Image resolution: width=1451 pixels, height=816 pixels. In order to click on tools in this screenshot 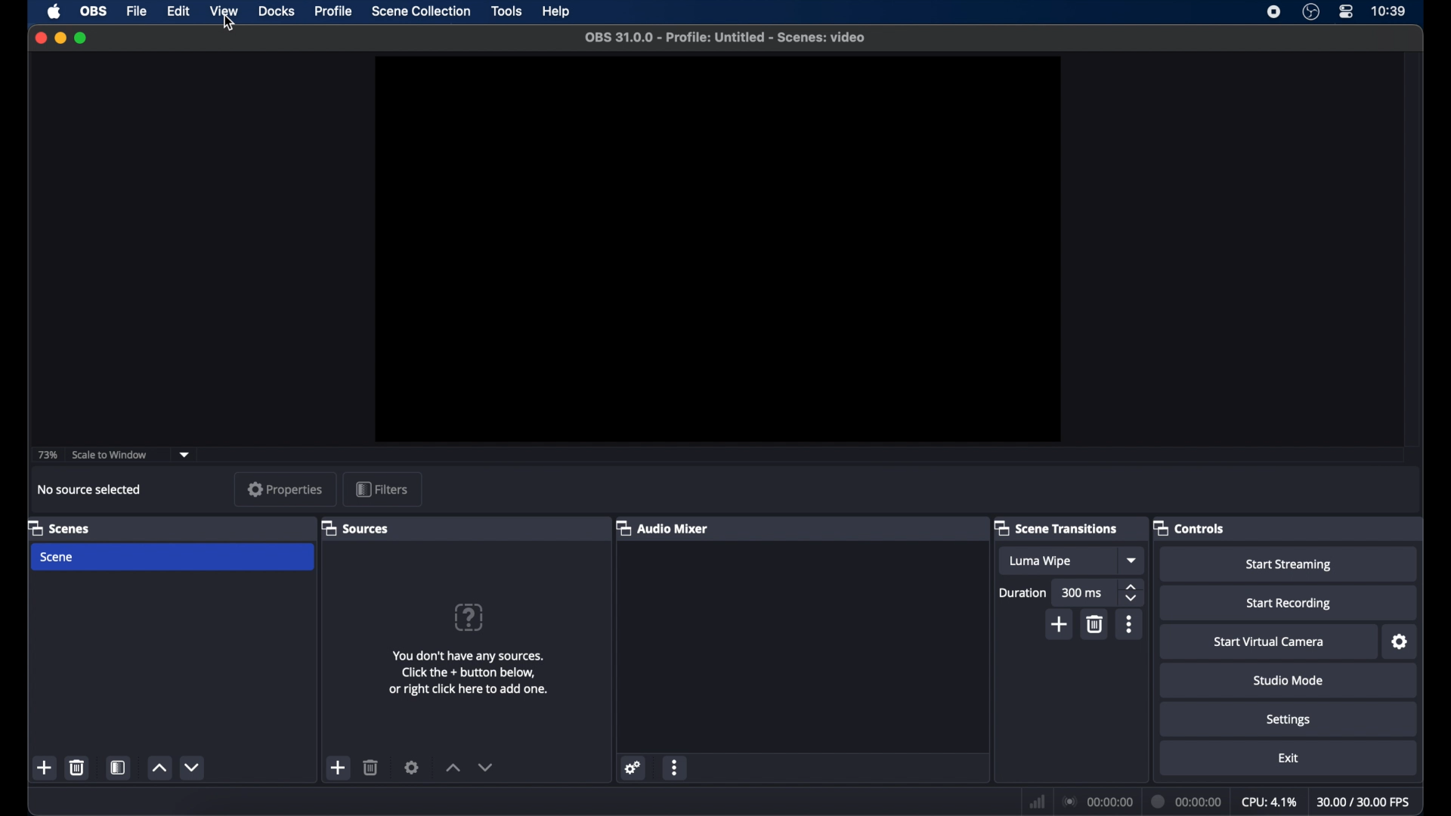, I will do `click(507, 11)`.